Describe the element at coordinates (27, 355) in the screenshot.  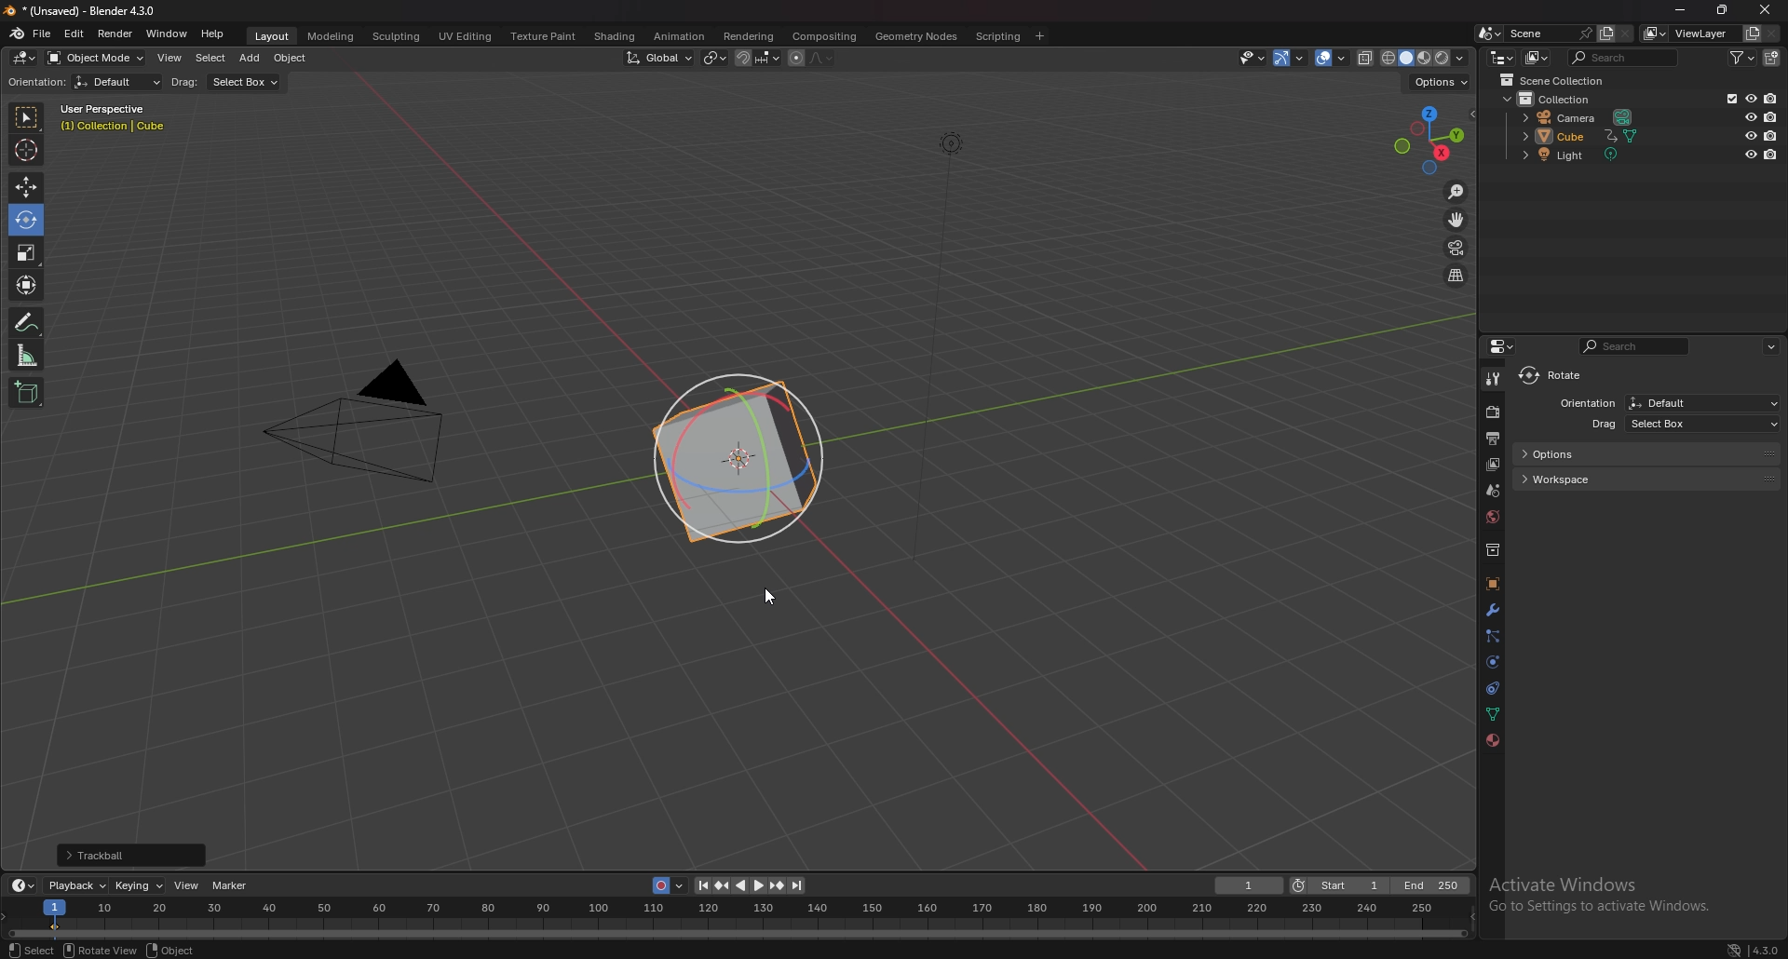
I see `measure` at that location.